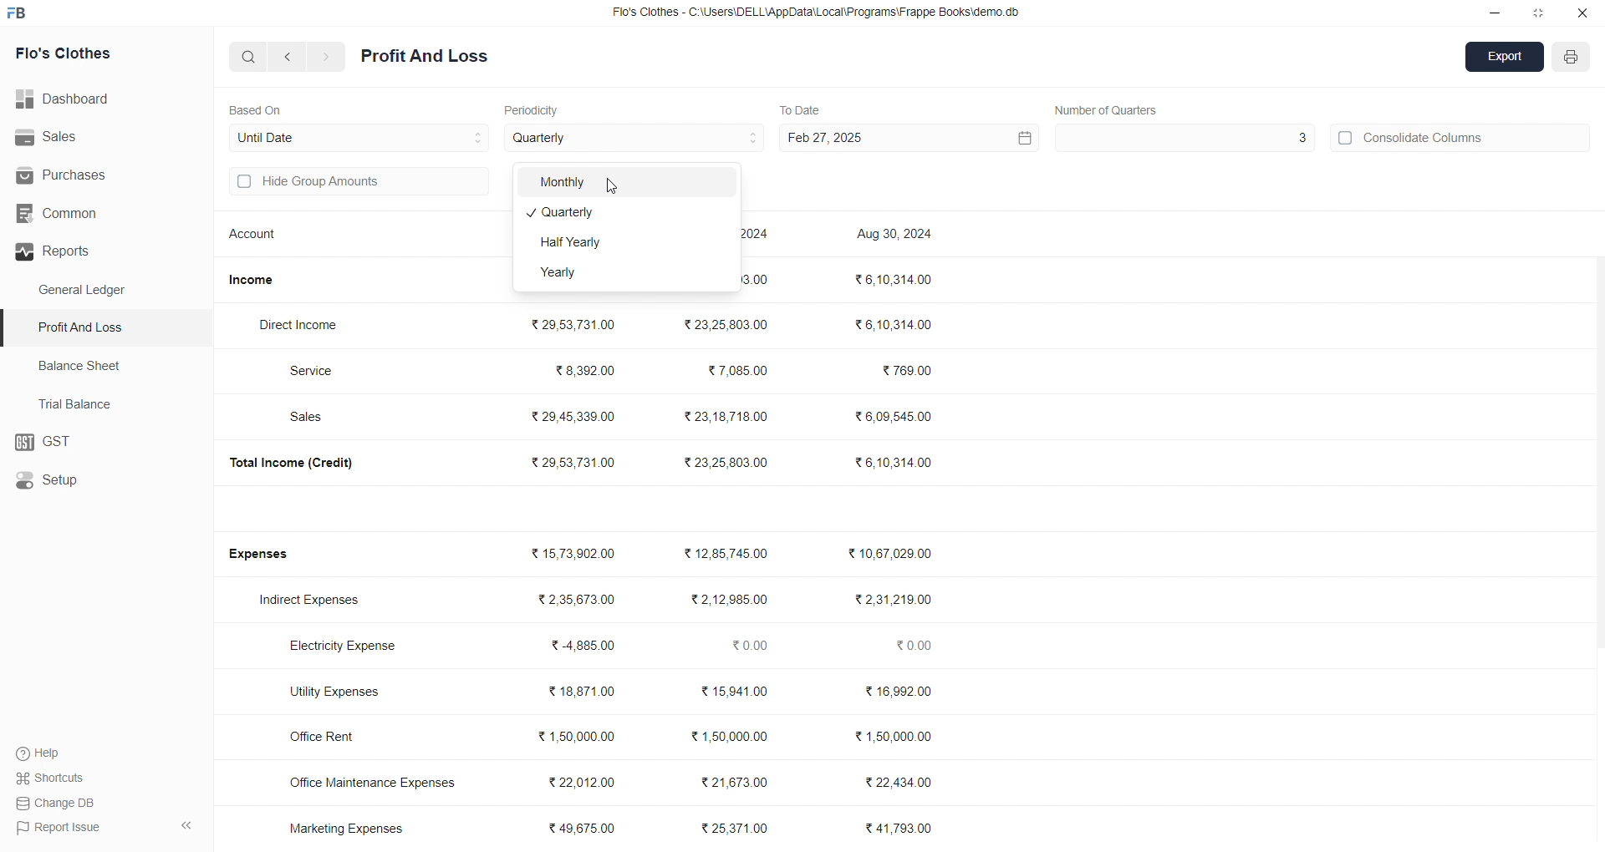 This screenshot has width=1605, height=852. Describe the element at coordinates (899, 737) in the screenshot. I see `₹1,50,000.00` at that location.